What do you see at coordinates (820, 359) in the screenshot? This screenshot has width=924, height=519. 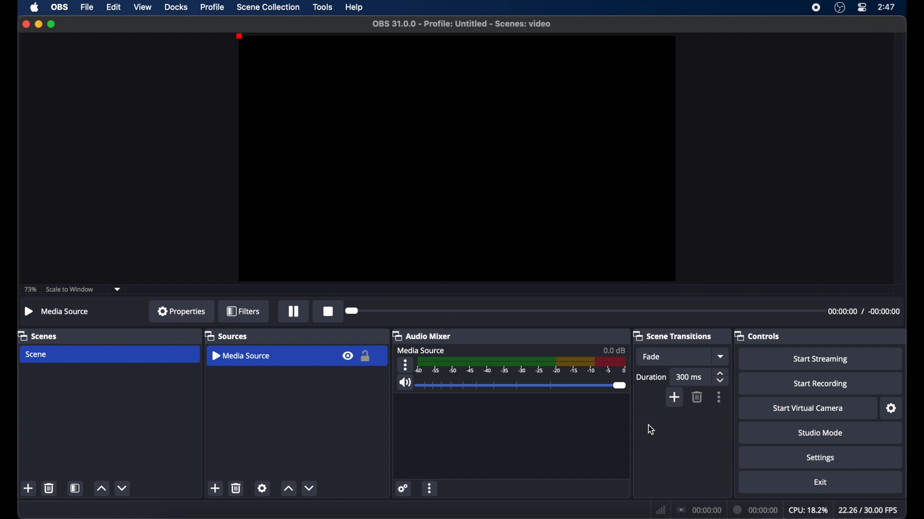 I see `start streaming` at bounding box center [820, 359].